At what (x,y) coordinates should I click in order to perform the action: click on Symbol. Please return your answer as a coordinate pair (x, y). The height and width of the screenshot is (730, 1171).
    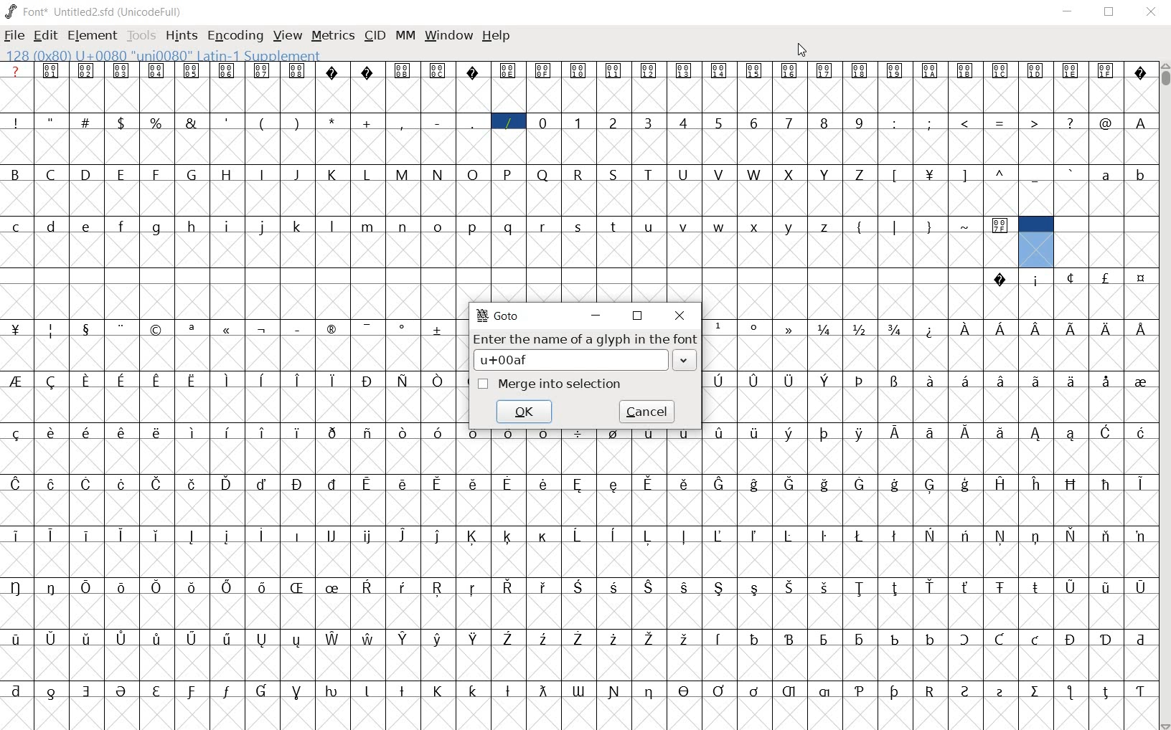
    Looking at the image, I should click on (441, 689).